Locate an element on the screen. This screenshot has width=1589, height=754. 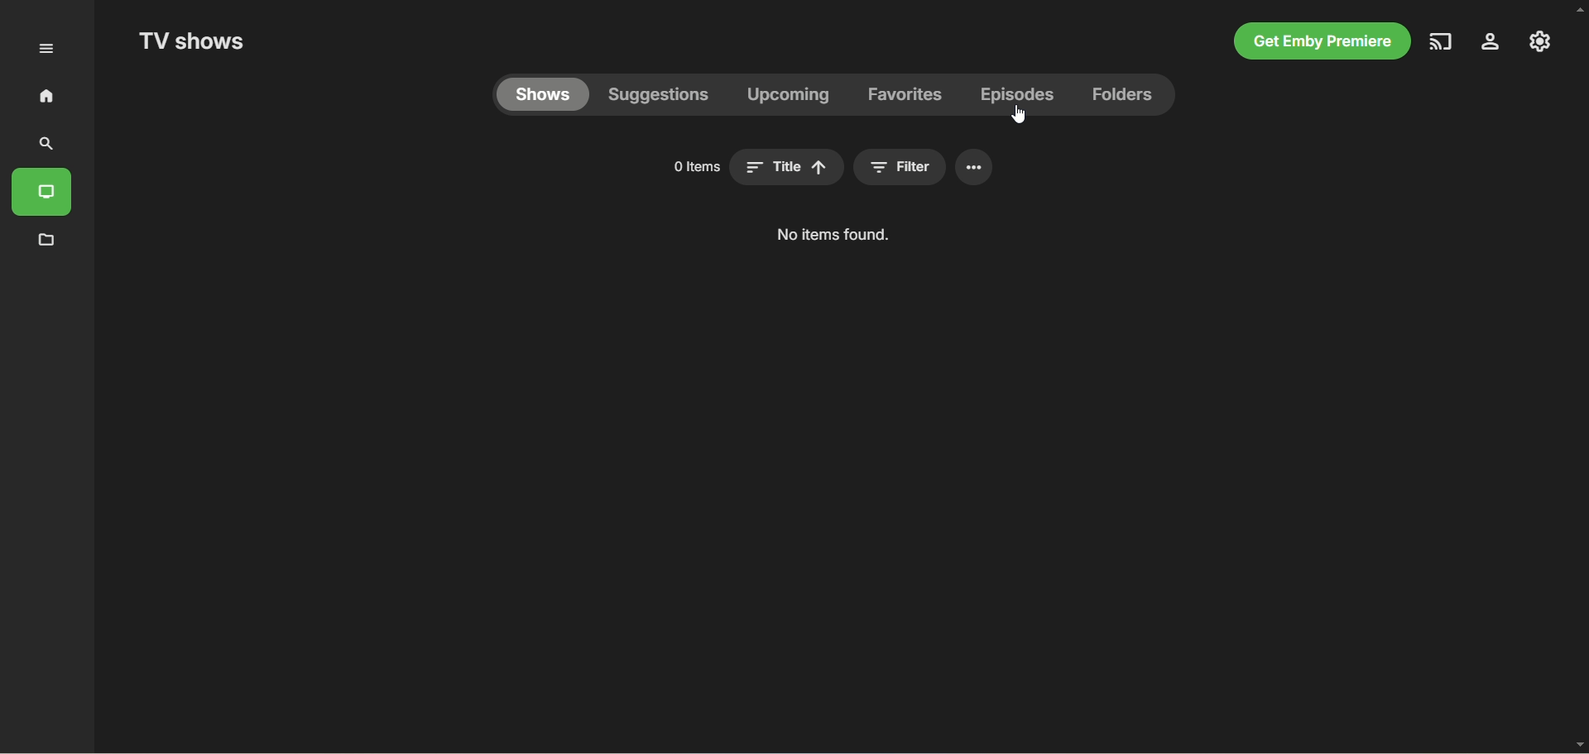
upcoming is located at coordinates (787, 94).